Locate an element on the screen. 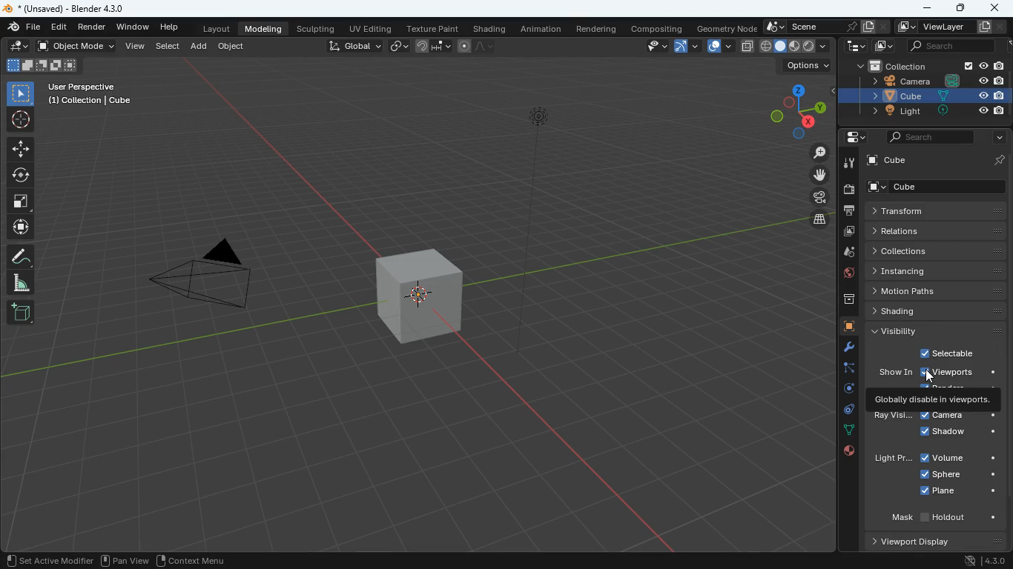 This screenshot has height=569, width=1013. viewlayer is located at coordinates (949, 27).